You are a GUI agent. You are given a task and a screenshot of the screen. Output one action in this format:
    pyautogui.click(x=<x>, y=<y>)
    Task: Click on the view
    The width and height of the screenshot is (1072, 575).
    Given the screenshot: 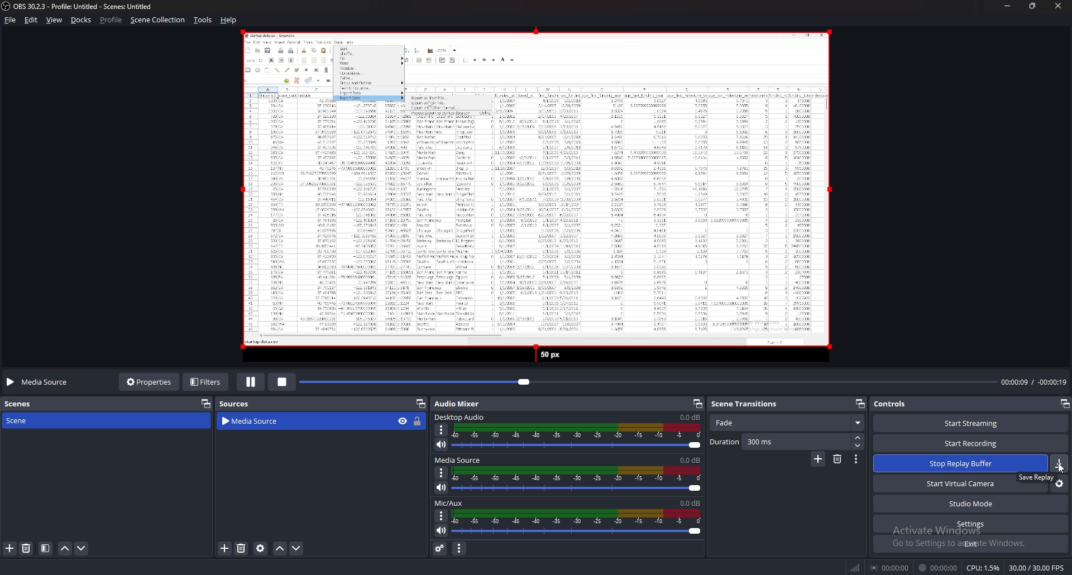 What is the action you would take?
    pyautogui.click(x=55, y=20)
    